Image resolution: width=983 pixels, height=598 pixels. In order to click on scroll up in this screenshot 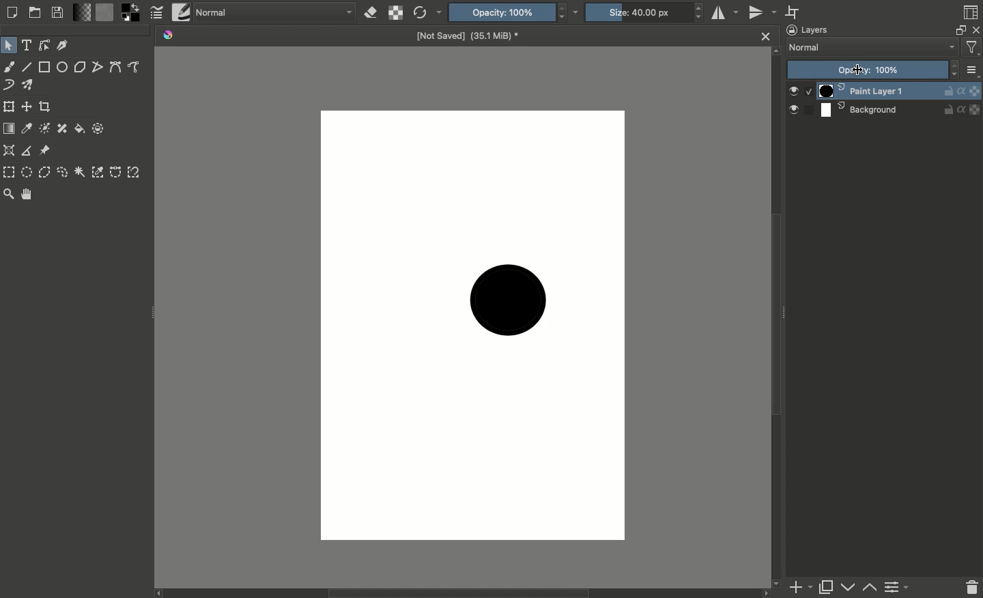, I will do `click(775, 51)`.